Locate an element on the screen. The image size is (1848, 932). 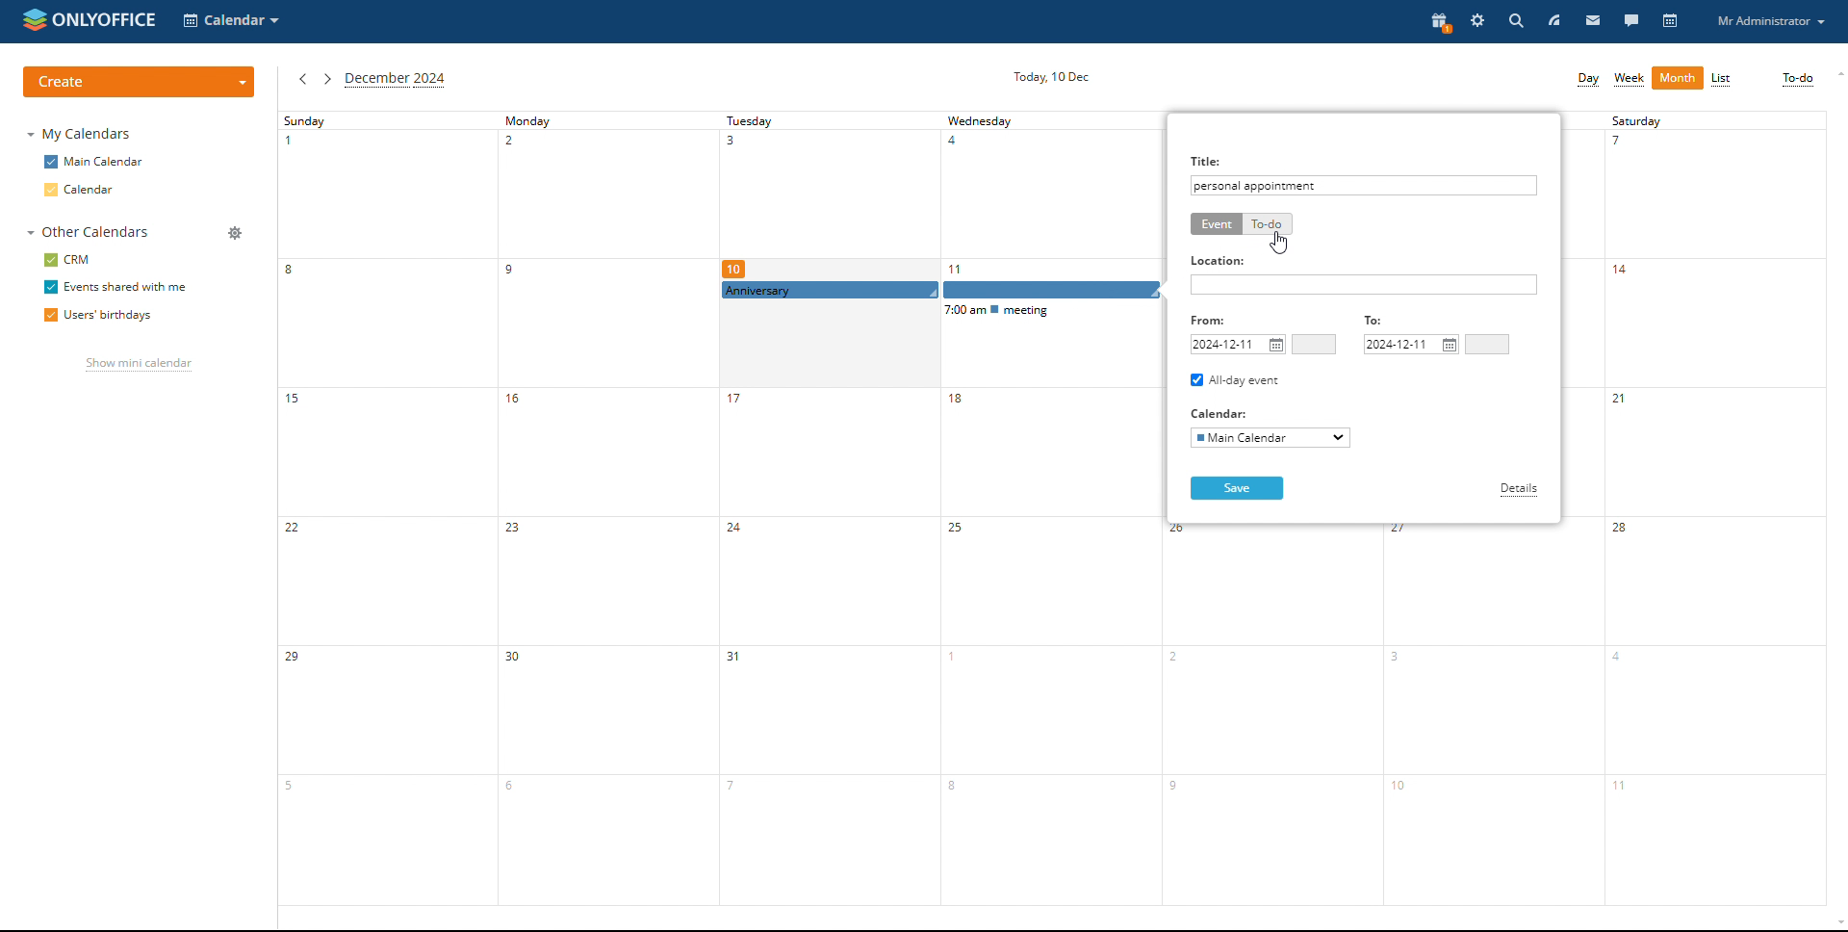
present is located at coordinates (1437, 22).